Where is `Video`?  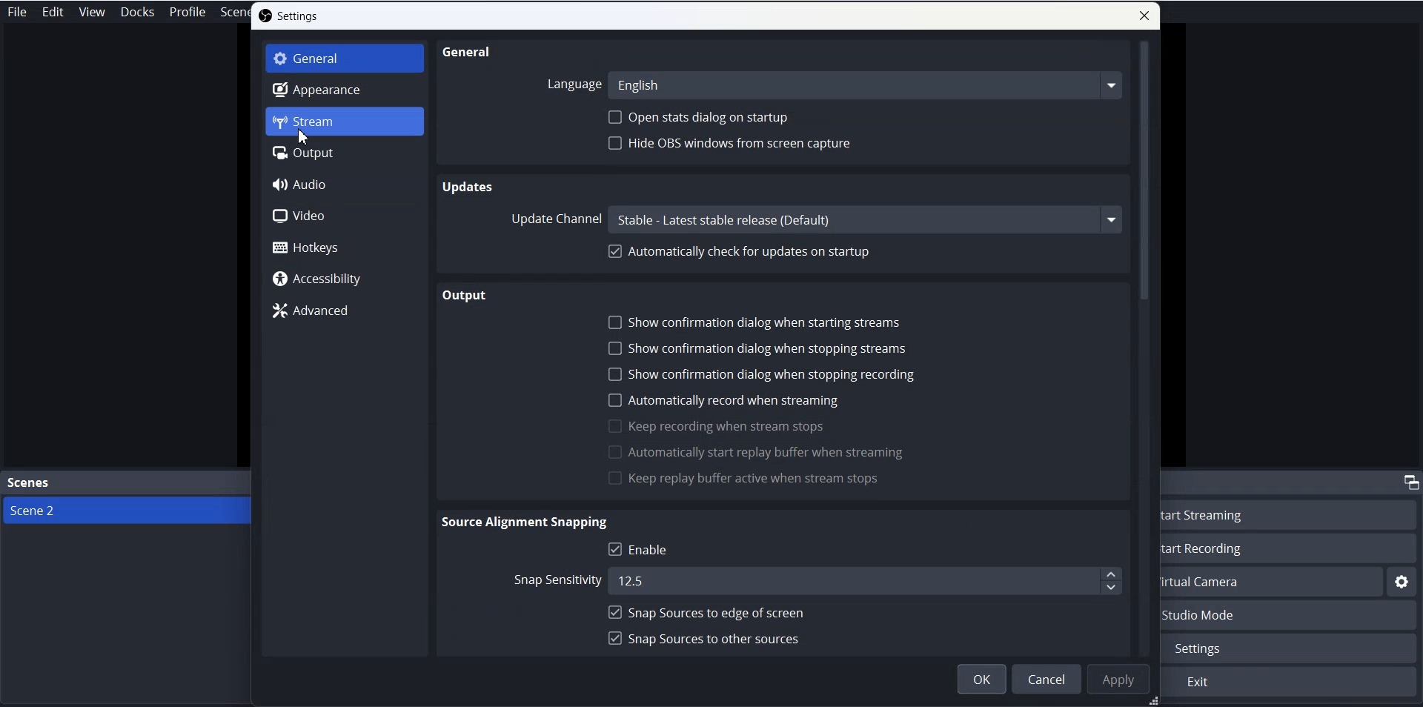 Video is located at coordinates (343, 216).